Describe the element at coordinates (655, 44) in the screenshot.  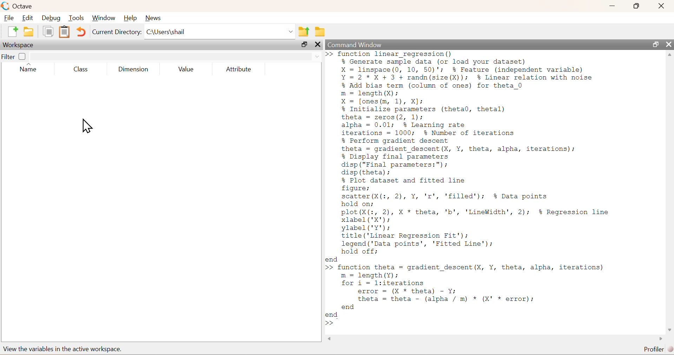
I see `resize` at that location.